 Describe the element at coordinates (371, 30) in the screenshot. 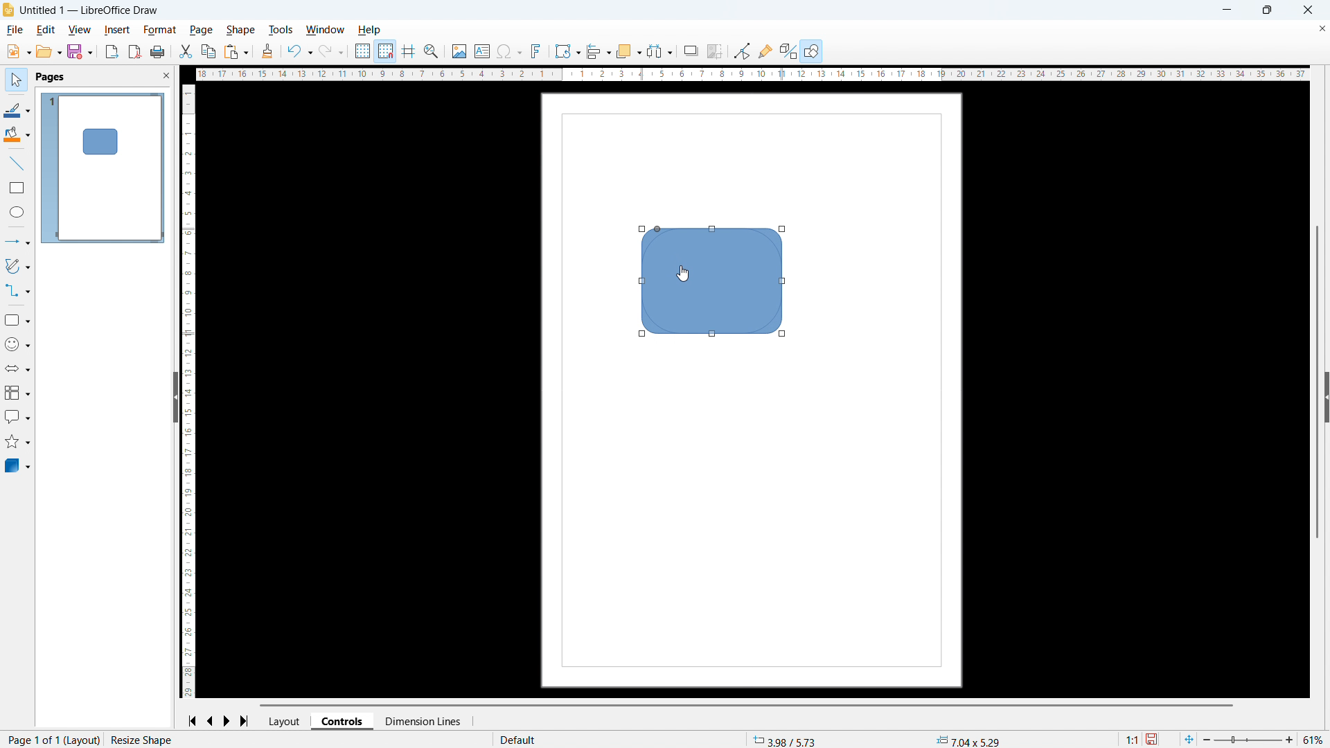

I see `Help ` at that location.